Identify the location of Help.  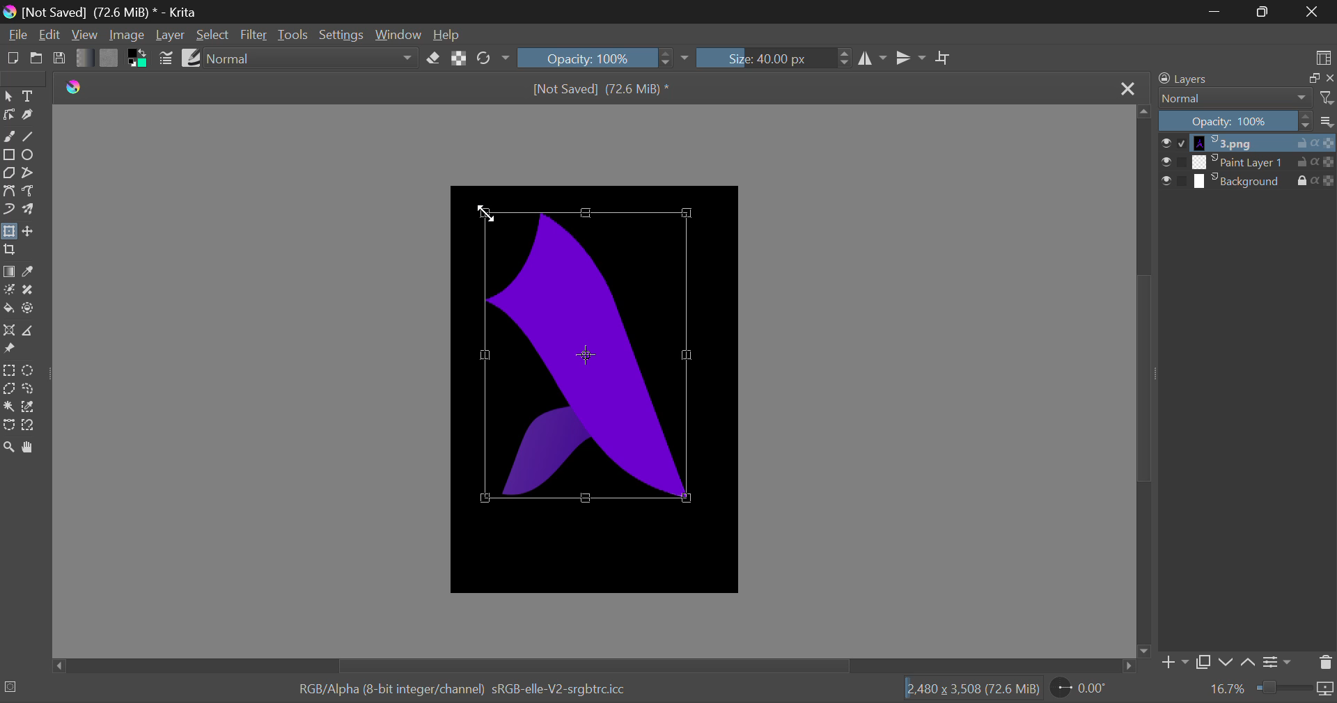
(446, 34).